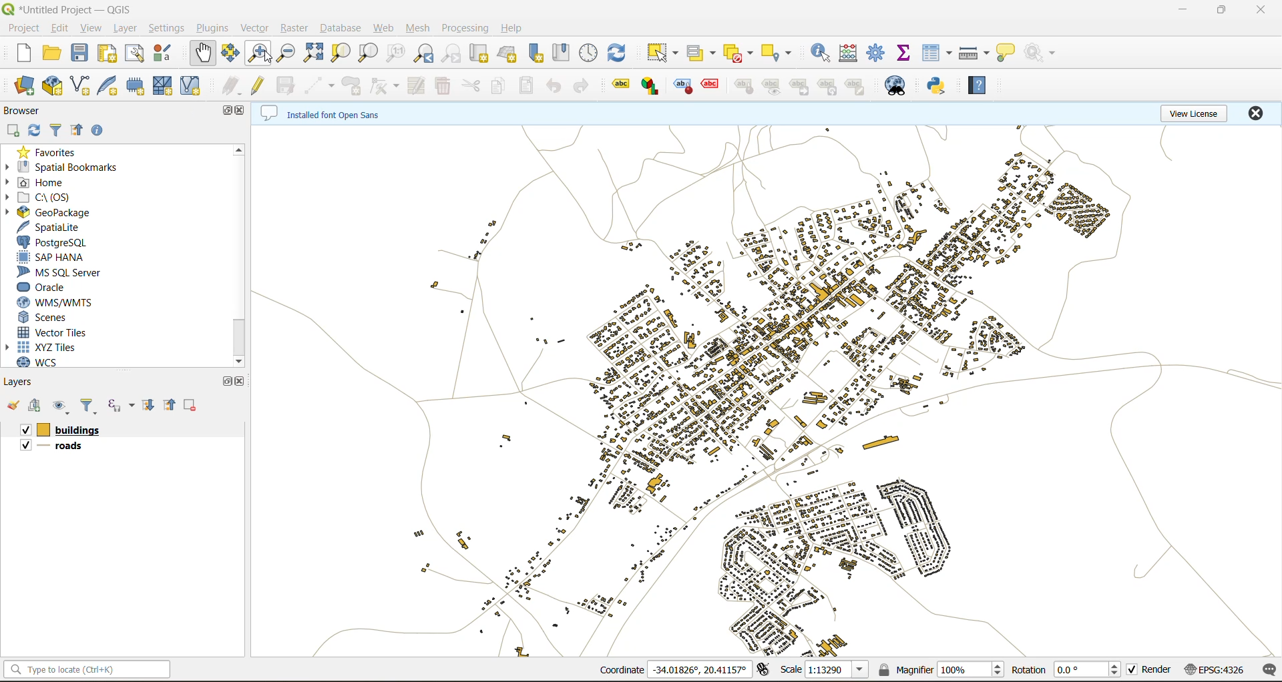 The width and height of the screenshot is (1282, 682). Describe the element at coordinates (76, 131) in the screenshot. I see `collapse all` at that location.